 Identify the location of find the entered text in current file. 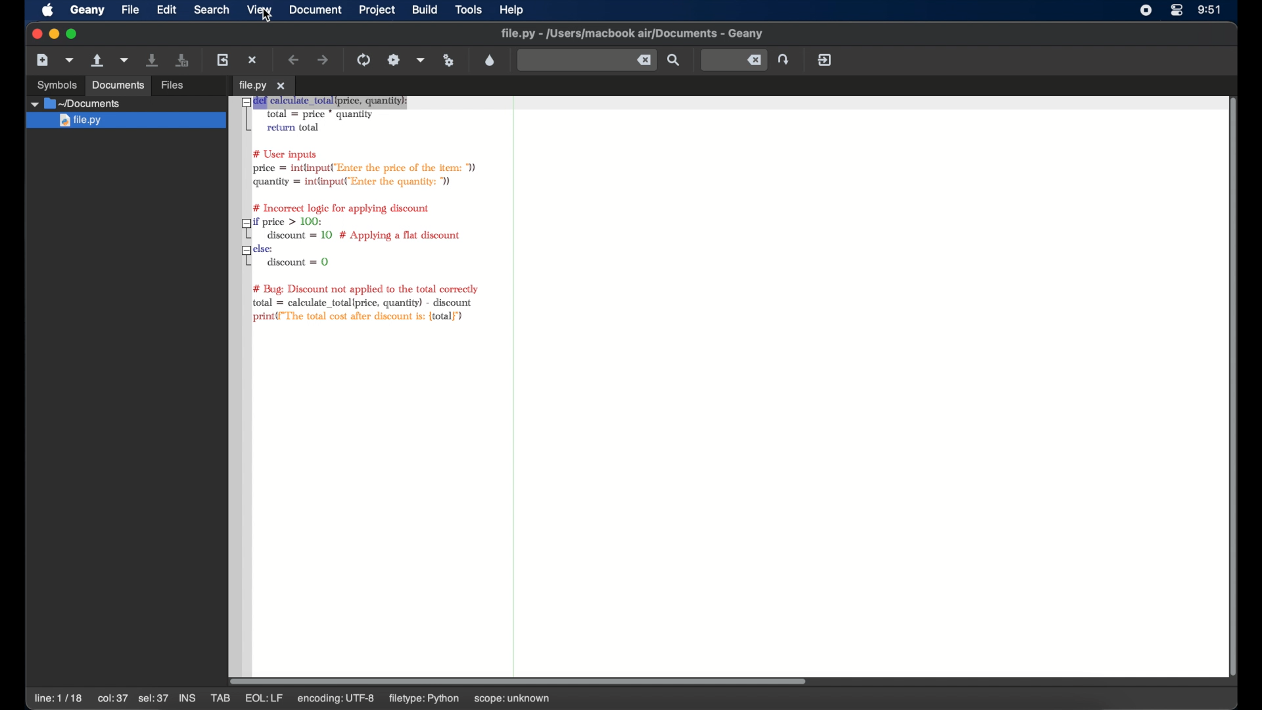
(586, 60).